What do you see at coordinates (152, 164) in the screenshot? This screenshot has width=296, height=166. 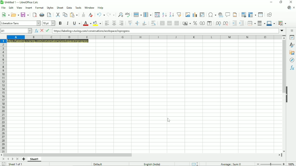 I see `English (India)` at bounding box center [152, 164].